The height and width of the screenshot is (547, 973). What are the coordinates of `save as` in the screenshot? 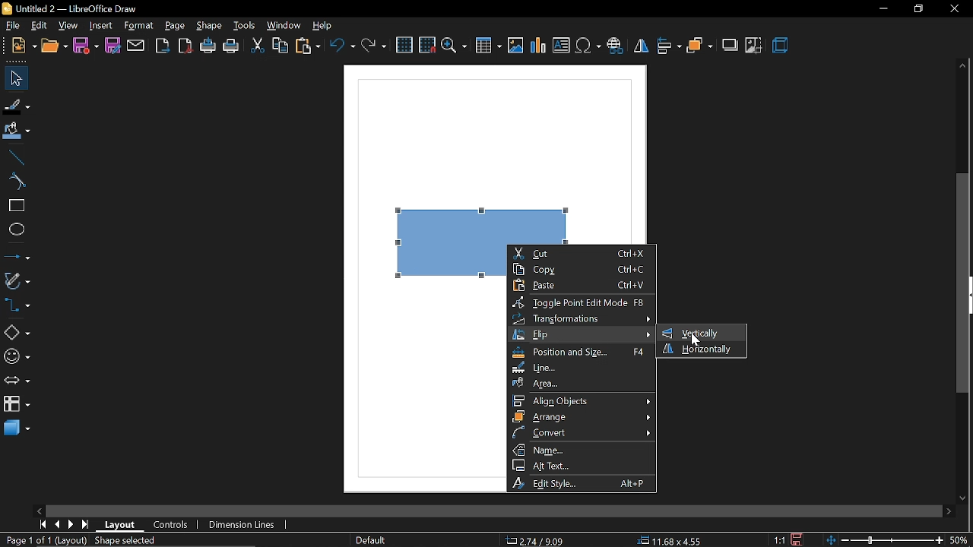 It's located at (113, 46).